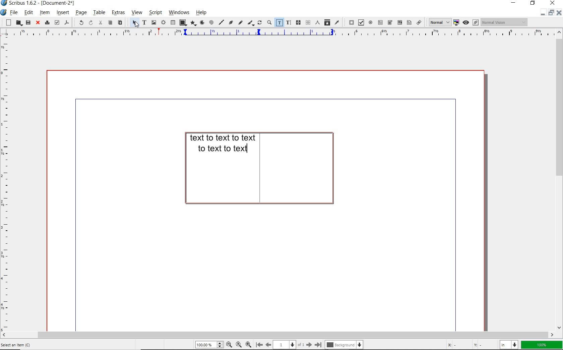 The height and width of the screenshot is (350, 563). What do you see at coordinates (220, 142) in the screenshot?
I see `TEXT` at bounding box center [220, 142].